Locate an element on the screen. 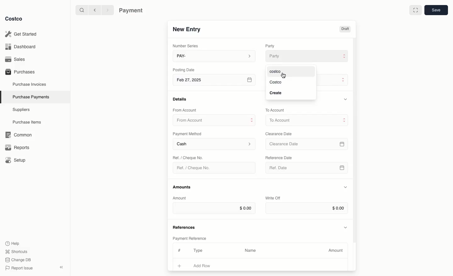 The image size is (453, 276). To Account is located at coordinates (276, 110).